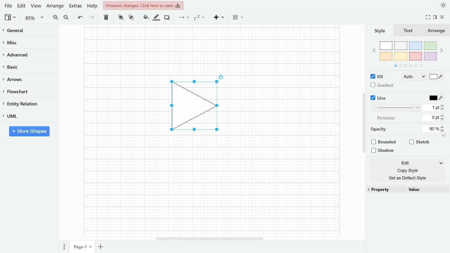 Image resolution: width=450 pixels, height=253 pixels. Describe the element at coordinates (34, 18) in the screenshot. I see `Zoom` at that location.